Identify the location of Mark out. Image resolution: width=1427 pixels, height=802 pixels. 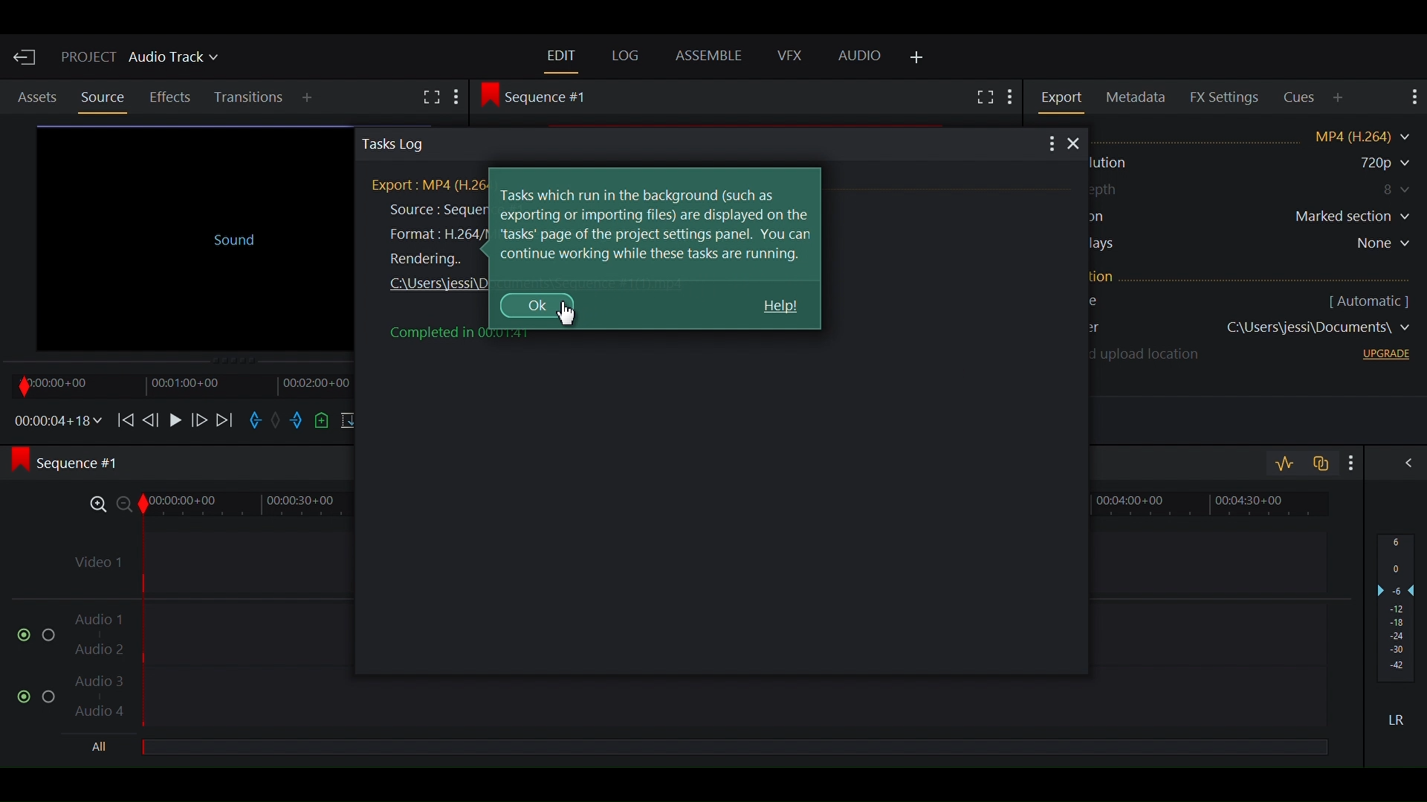
(298, 422).